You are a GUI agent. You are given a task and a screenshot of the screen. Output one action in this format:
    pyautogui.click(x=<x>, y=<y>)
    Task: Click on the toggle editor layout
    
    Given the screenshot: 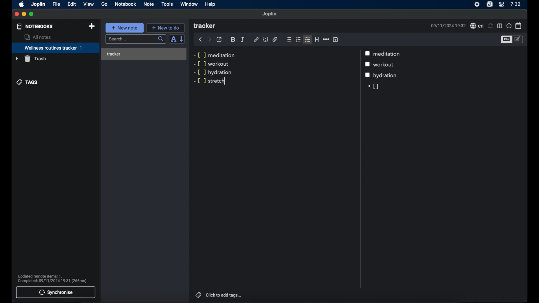 What is the action you would take?
    pyautogui.click(x=499, y=26)
    